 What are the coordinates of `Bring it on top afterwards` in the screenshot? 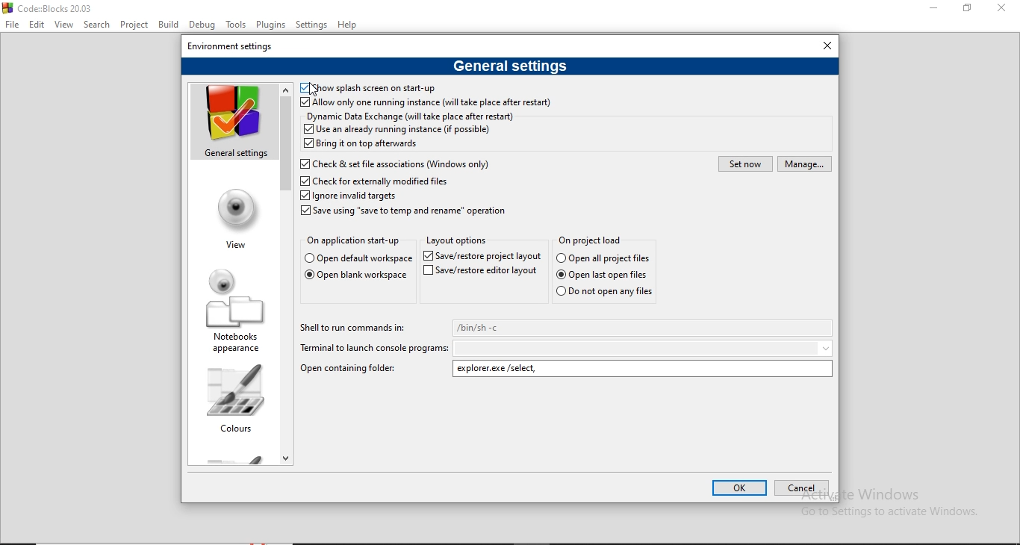 It's located at (361, 143).